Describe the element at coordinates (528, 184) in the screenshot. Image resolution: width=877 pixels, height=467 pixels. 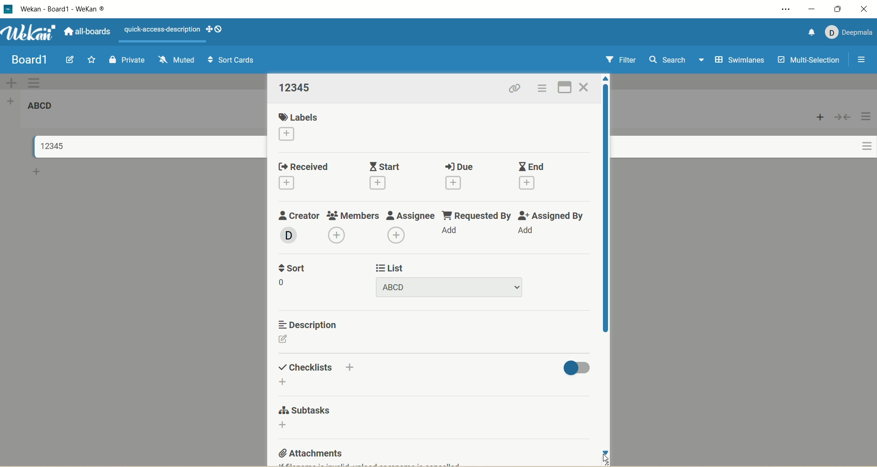
I see `add` at that location.